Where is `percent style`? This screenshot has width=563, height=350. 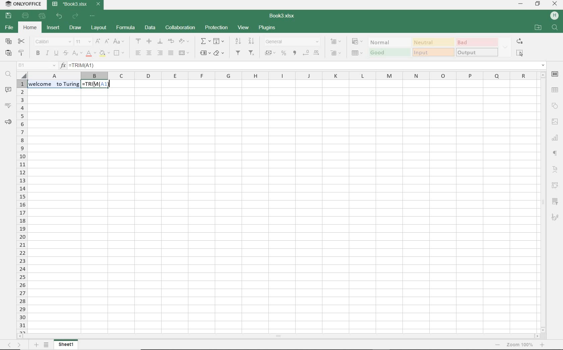
percent style is located at coordinates (284, 53).